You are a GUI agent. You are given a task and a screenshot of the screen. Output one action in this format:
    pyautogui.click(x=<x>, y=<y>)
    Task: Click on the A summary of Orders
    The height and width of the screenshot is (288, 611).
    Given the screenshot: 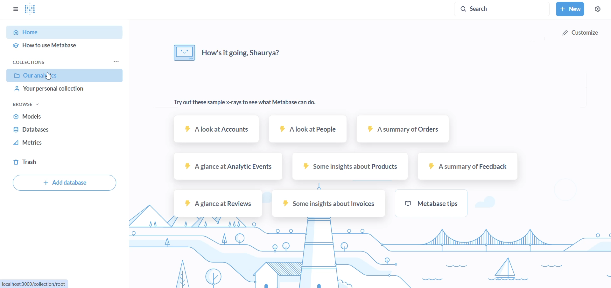 What is the action you would take?
    pyautogui.click(x=402, y=131)
    